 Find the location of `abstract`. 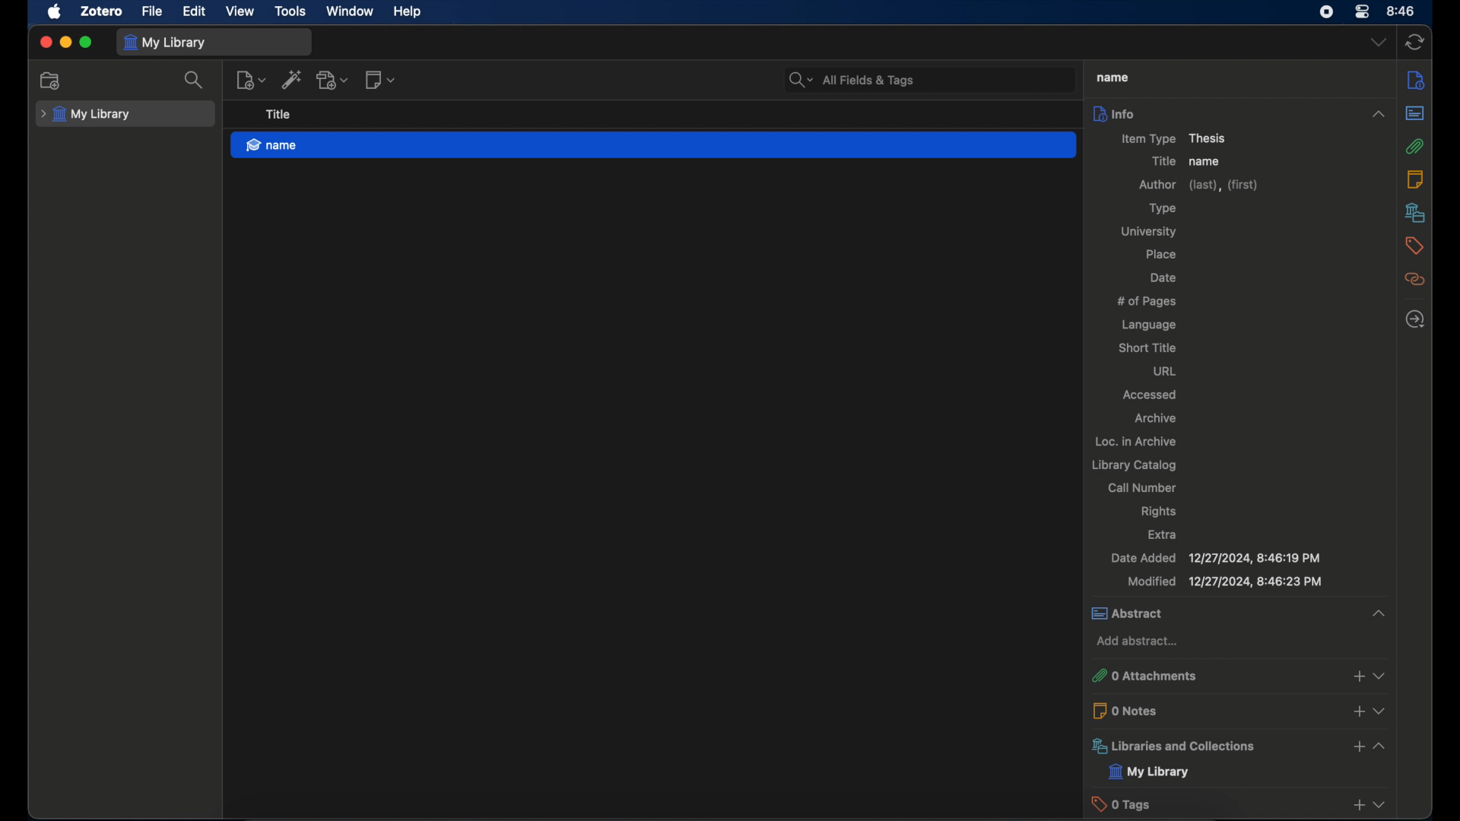

abstract is located at coordinates (1415, 114).